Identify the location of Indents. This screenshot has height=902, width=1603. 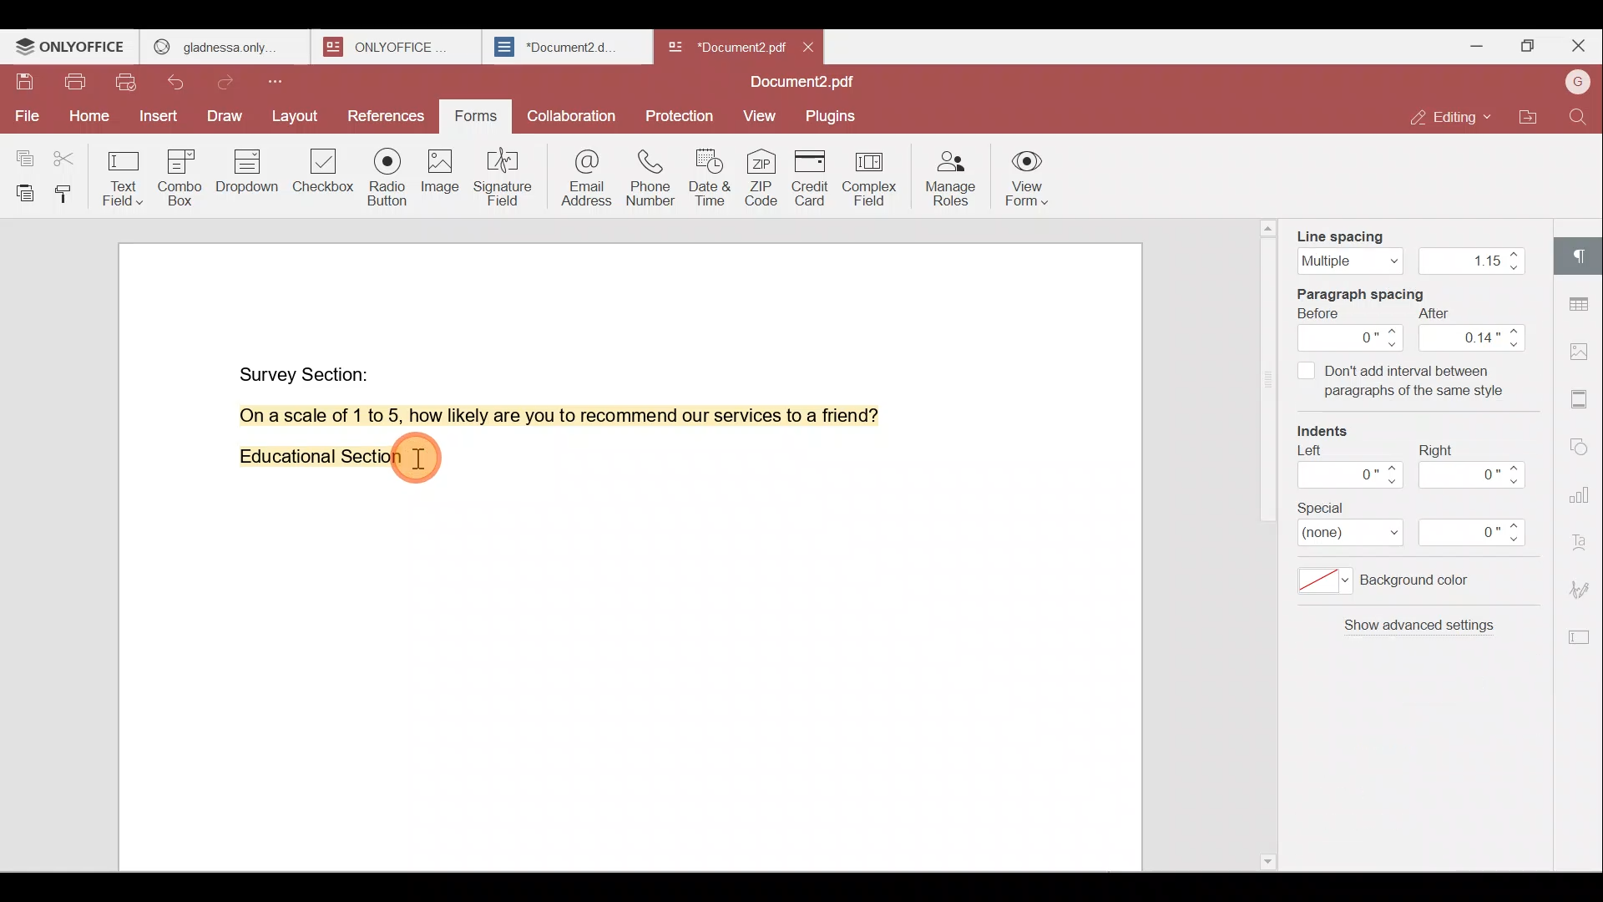
(1332, 433).